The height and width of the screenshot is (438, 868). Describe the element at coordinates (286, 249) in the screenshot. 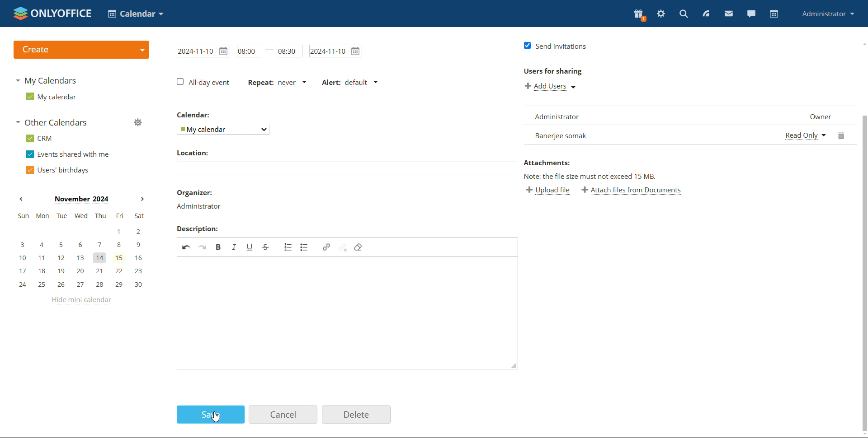

I see `insert/remove numbered list` at that location.